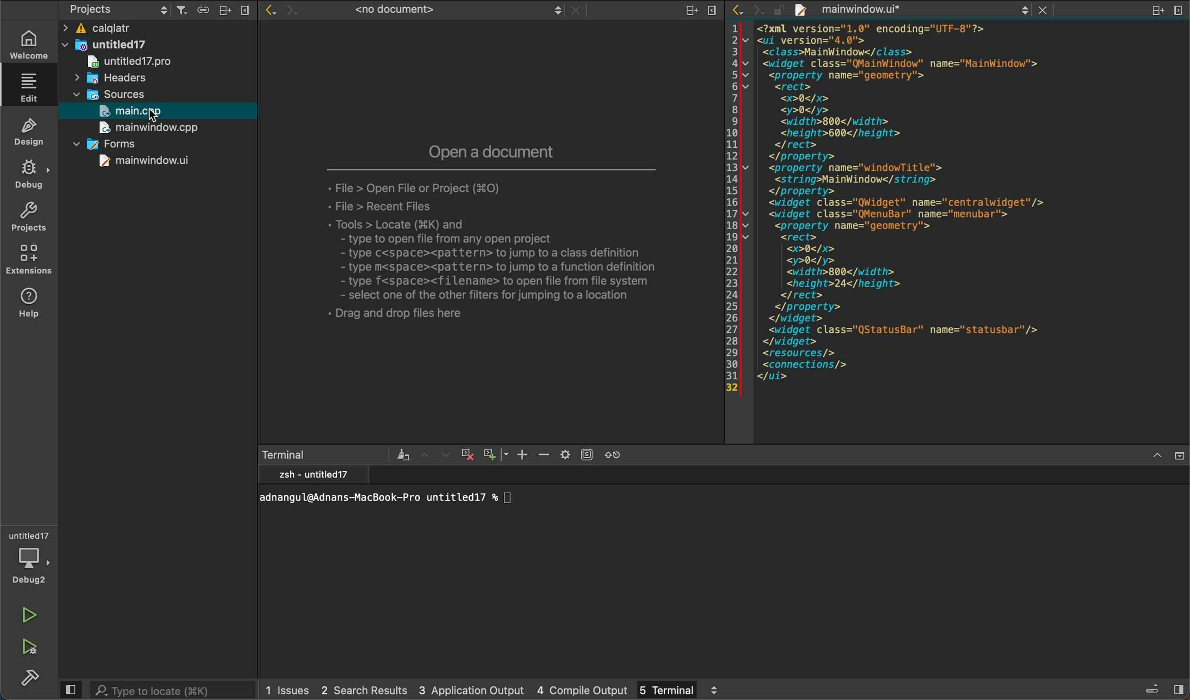 This screenshot has height=700, width=1190. I want to click on filter tree, so click(183, 11).